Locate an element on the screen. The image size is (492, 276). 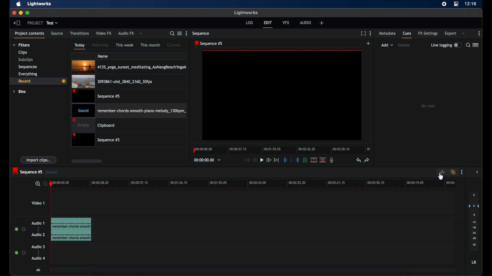
cut is located at coordinates (323, 160).